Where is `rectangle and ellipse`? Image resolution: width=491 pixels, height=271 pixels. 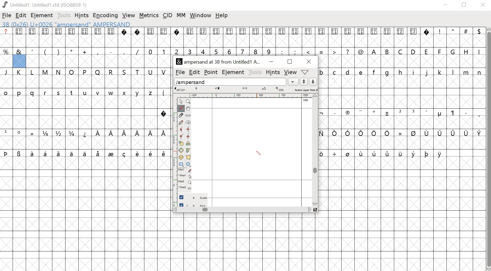
rectangle and ellipse is located at coordinates (181, 164).